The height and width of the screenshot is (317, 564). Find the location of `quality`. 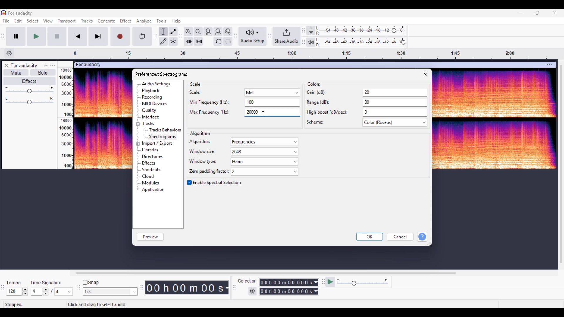

quality is located at coordinates (150, 111).